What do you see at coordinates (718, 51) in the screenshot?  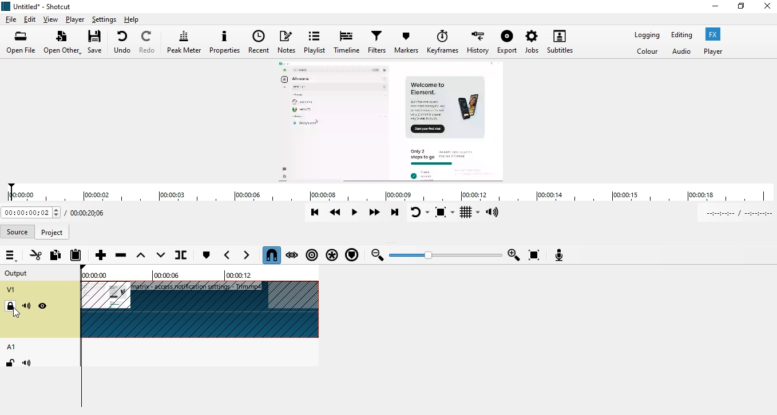 I see `player` at bounding box center [718, 51].